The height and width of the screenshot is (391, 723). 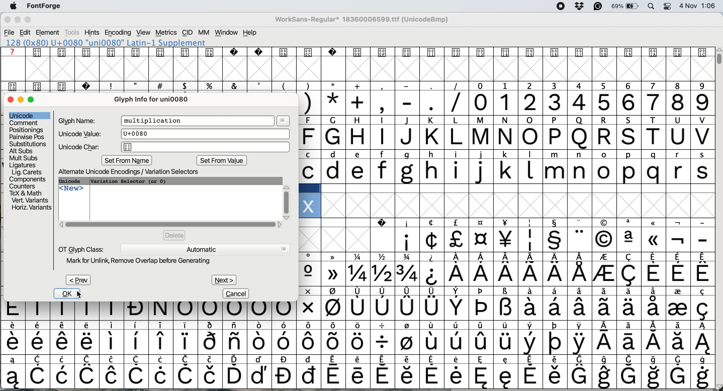 I want to click on alt subs, so click(x=22, y=150).